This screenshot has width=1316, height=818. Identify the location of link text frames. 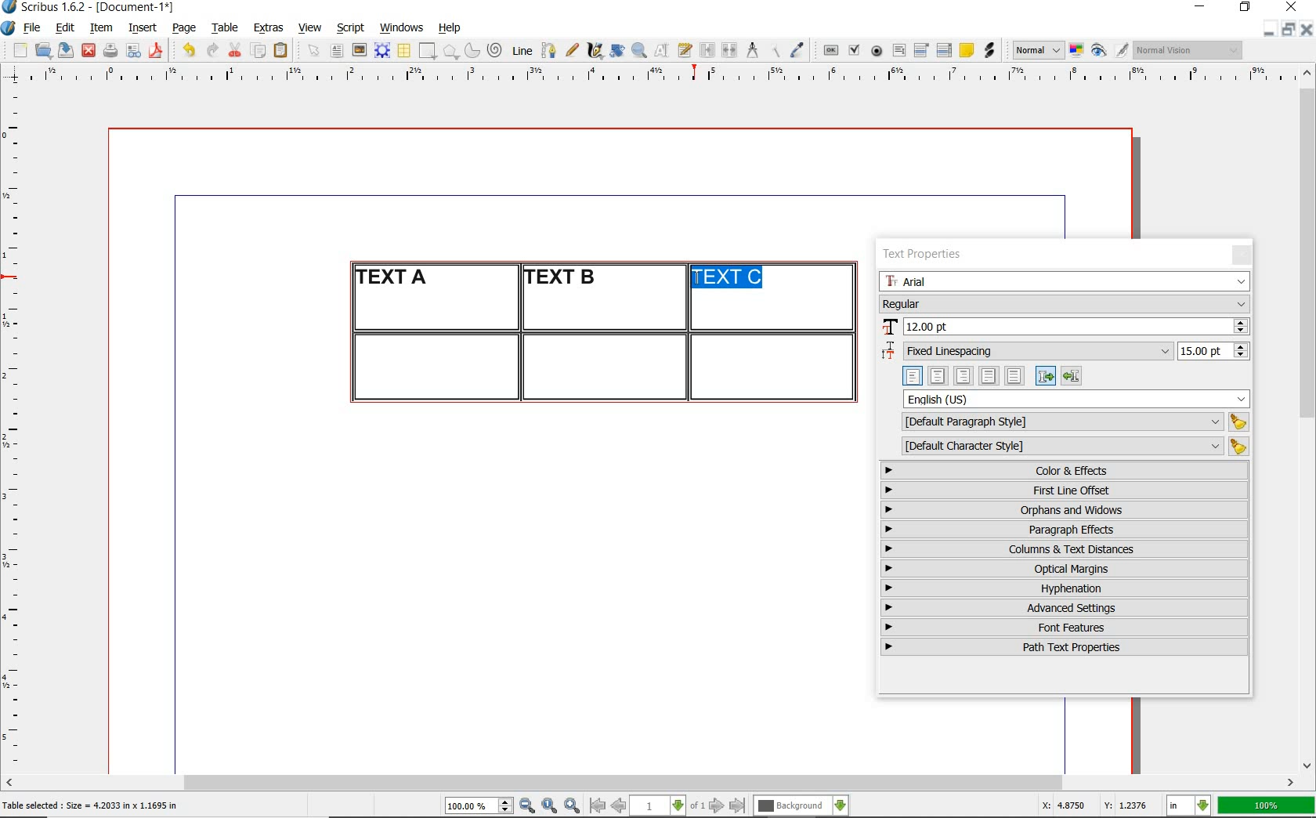
(708, 52).